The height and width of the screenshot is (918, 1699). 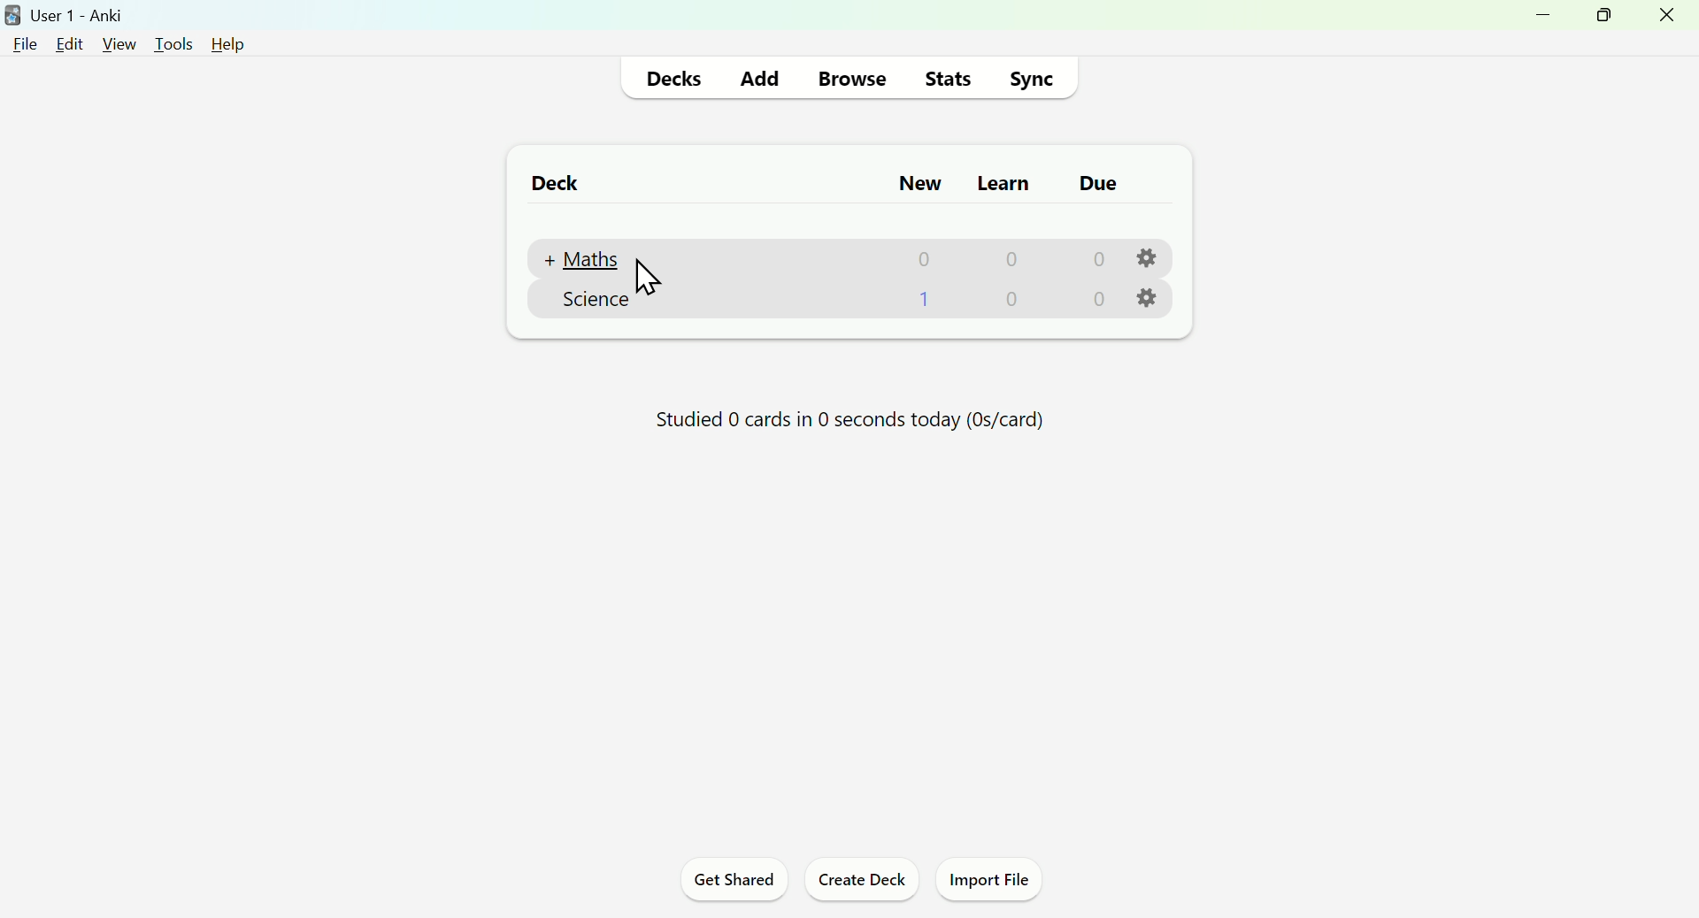 I want to click on Browse, so click(x=848, y=80).